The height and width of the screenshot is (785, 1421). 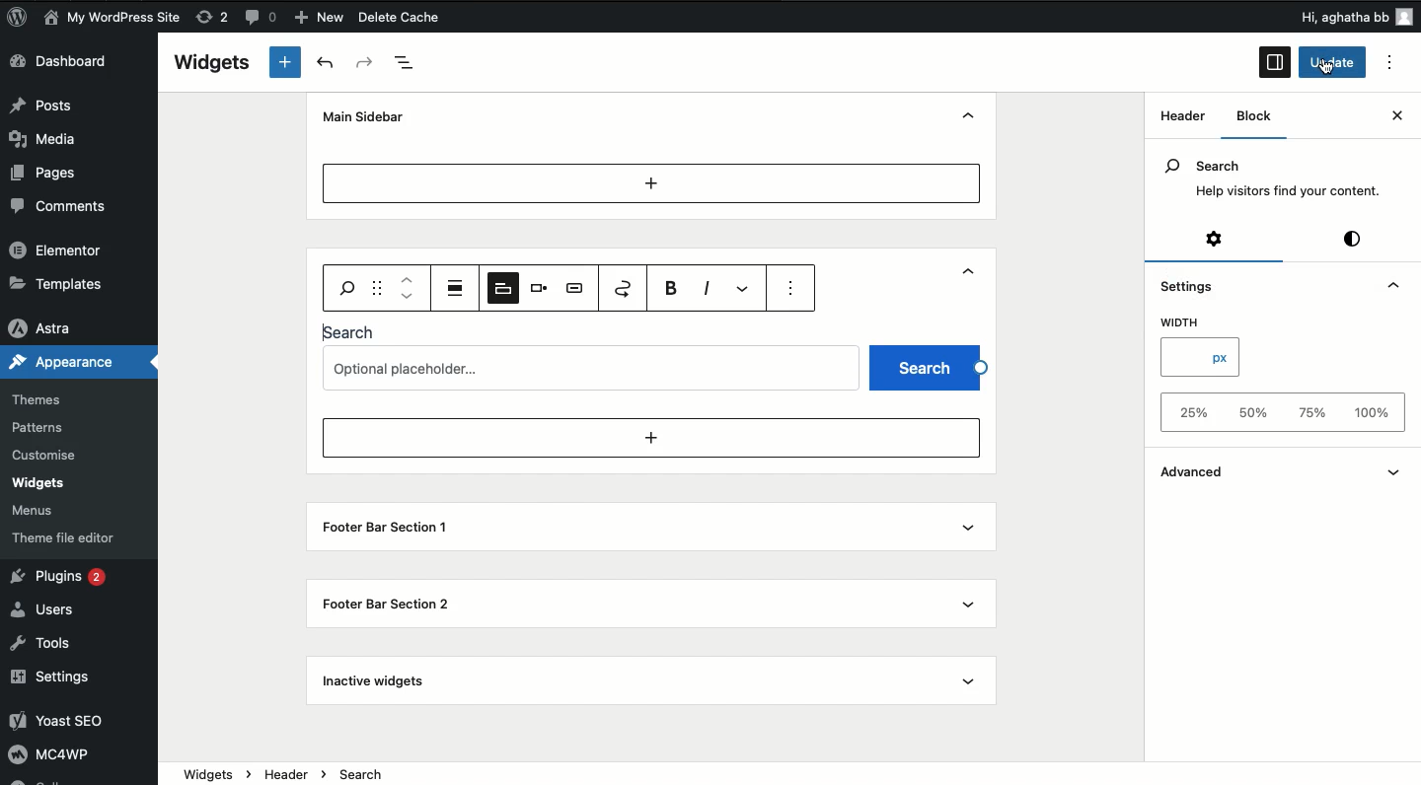 I want to click on Appearance, so click(x=66, y=362).